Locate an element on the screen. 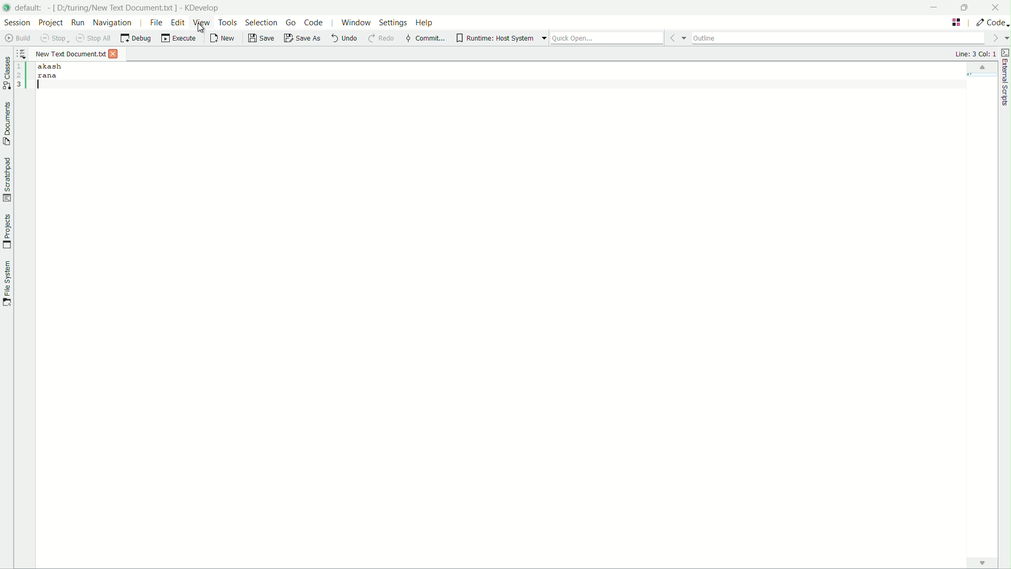  more options is located at coordinates (676, 36).